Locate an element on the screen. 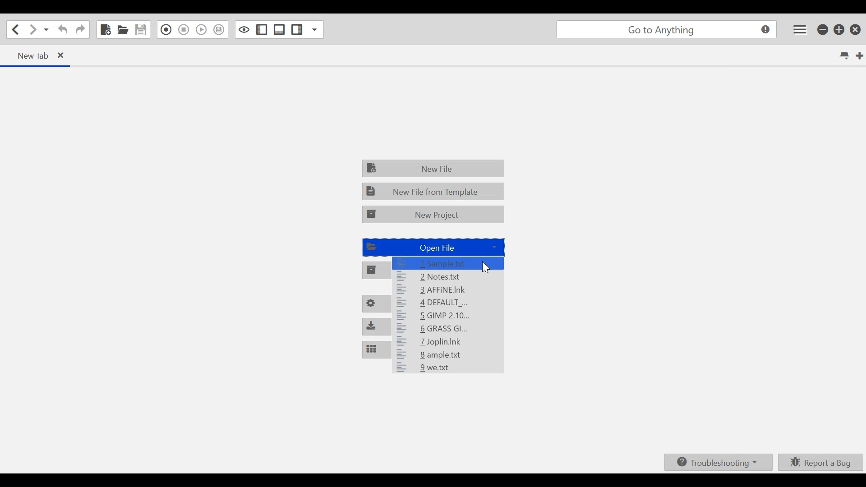 The image size is (866, 487). Troubleshooting is located at coordinates (719, 462).